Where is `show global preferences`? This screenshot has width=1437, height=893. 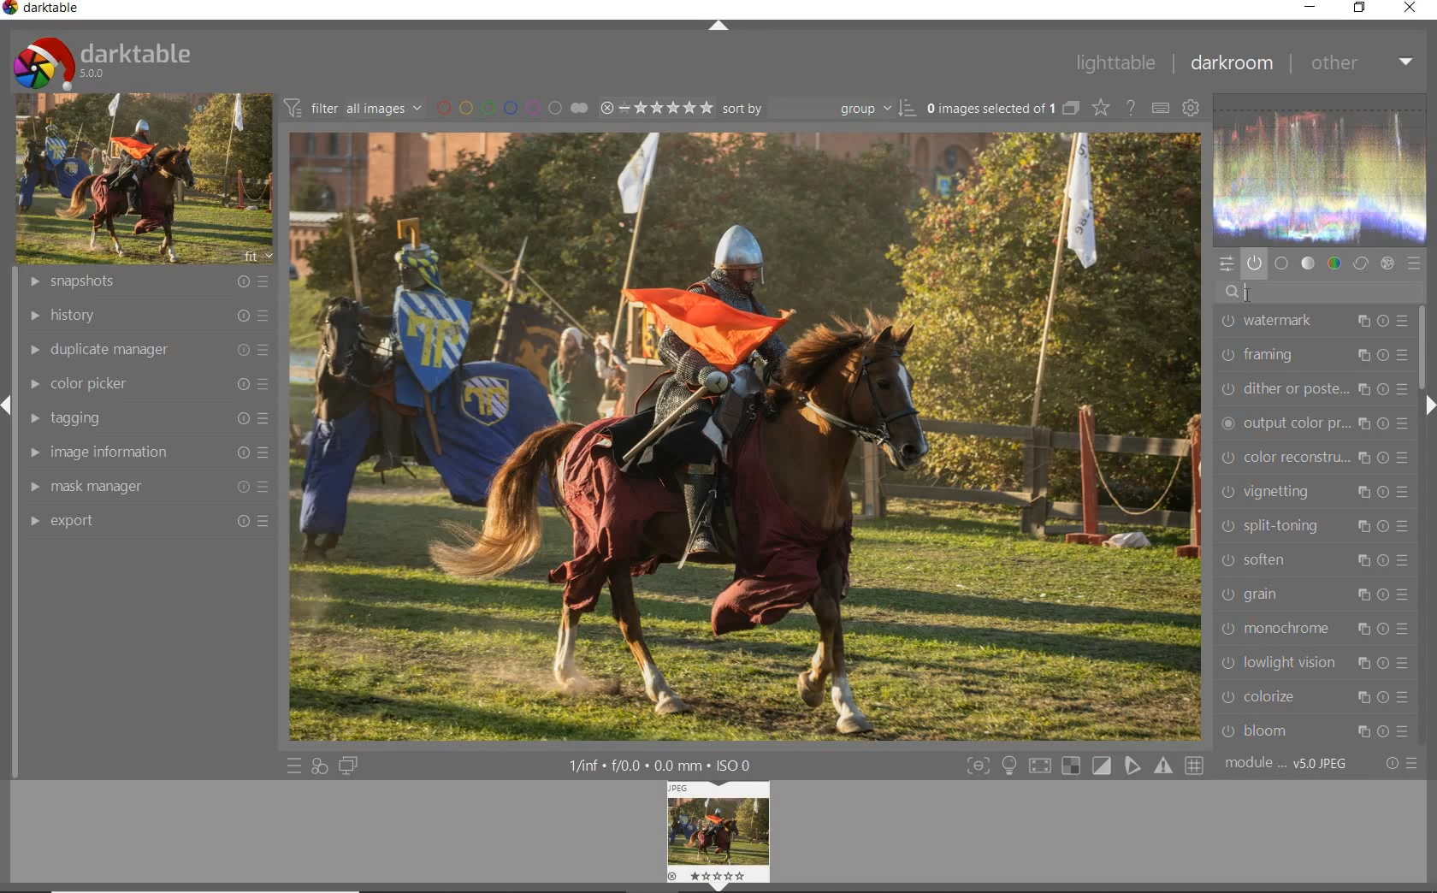 show global preferences is located at coordinates (1192, 110).